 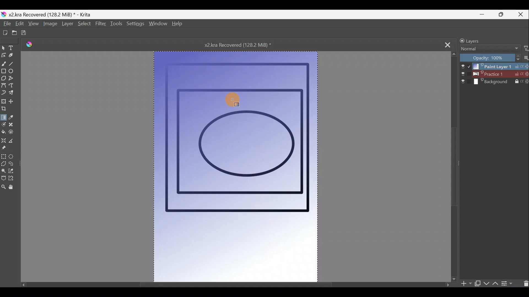 What do you see at coordinates (34, 25) in the screenshot?
I see `View` at bounding box center [34, 25].